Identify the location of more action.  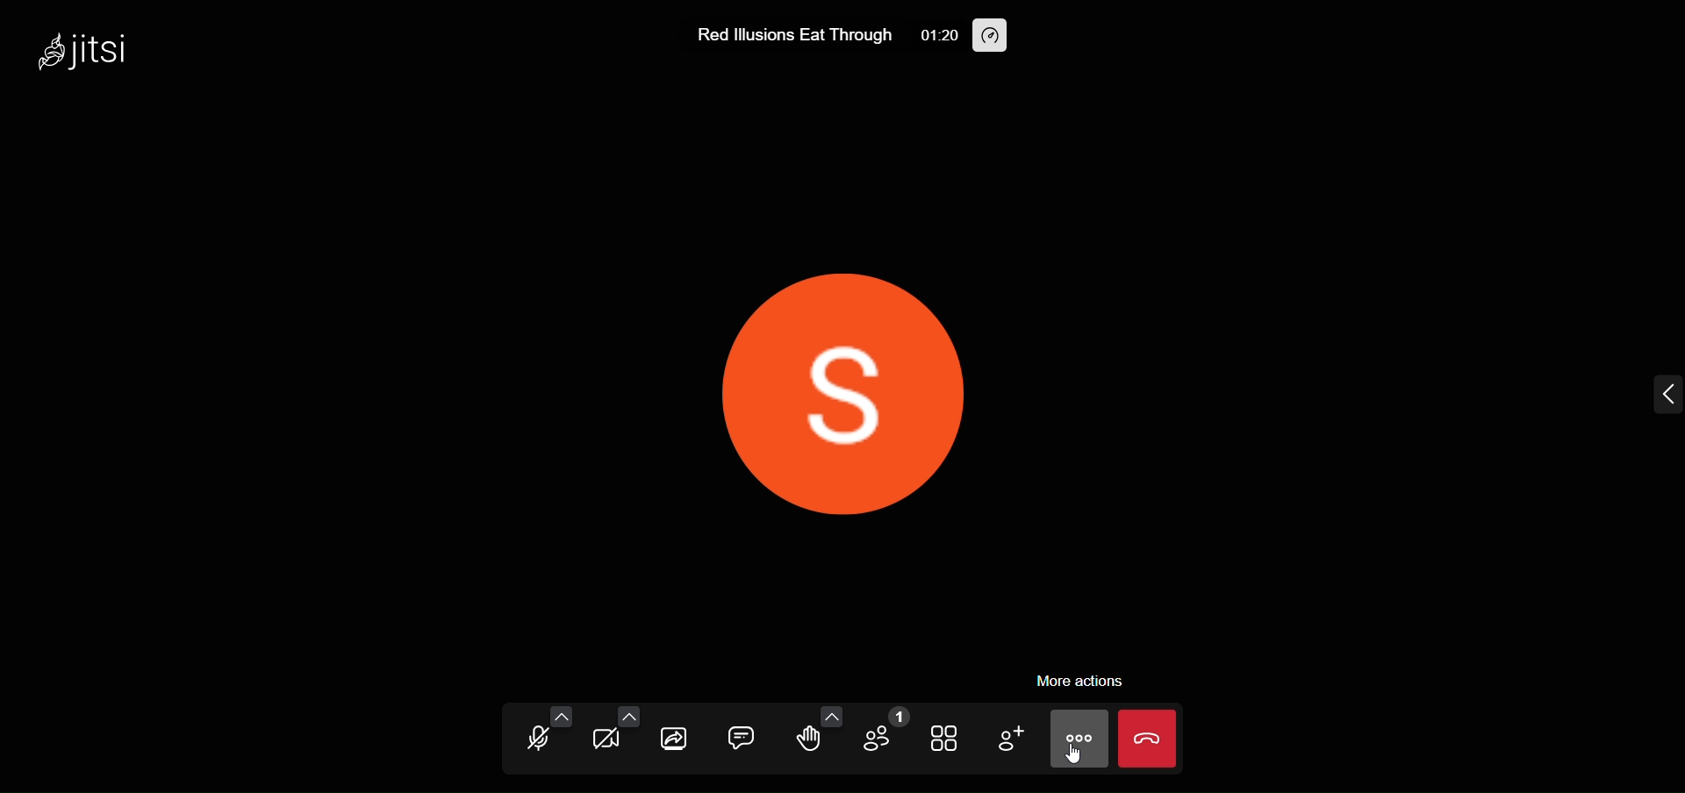
(1079, 681).